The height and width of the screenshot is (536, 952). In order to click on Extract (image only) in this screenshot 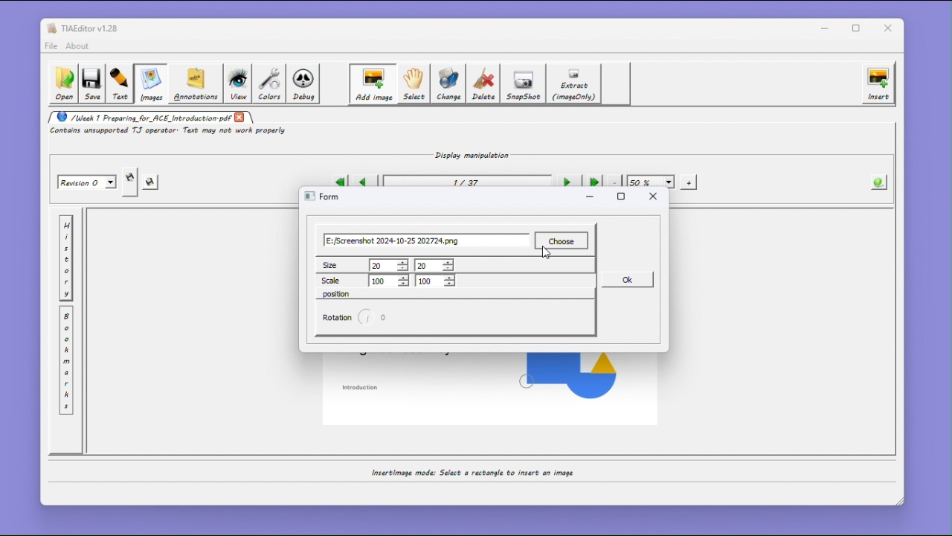, I will do `click(575, 84)`.